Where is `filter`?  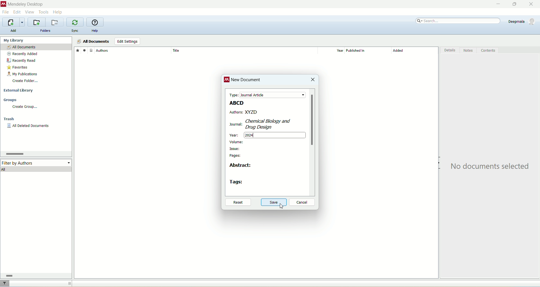 filter is located at coordinates (5, 283).